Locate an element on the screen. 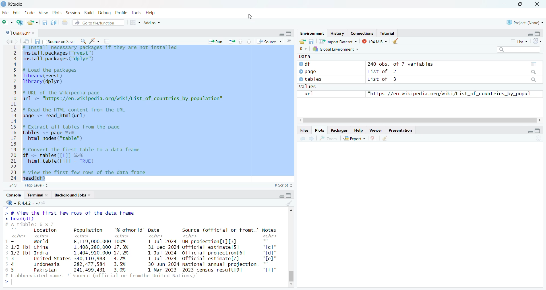  Location is located at coordinates (46, 230).